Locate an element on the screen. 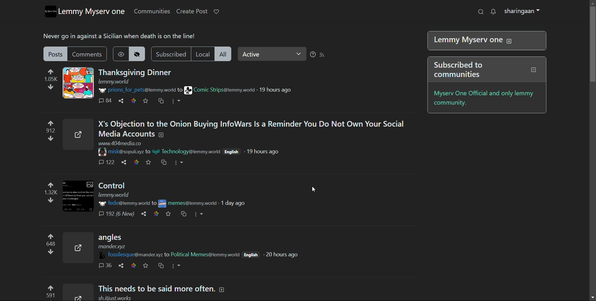 The image size is (596, 301). Scroll bar is located at coordinates (590, 45).